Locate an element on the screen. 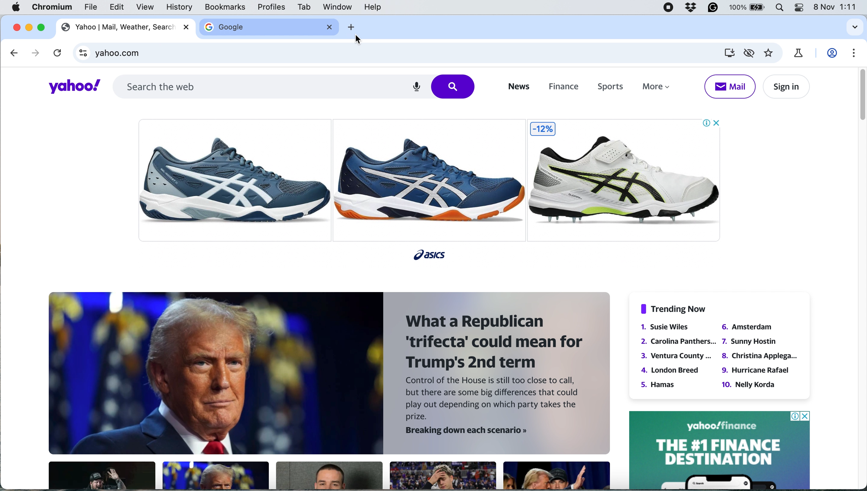  bookmarks is located at coordinates (225, 7).